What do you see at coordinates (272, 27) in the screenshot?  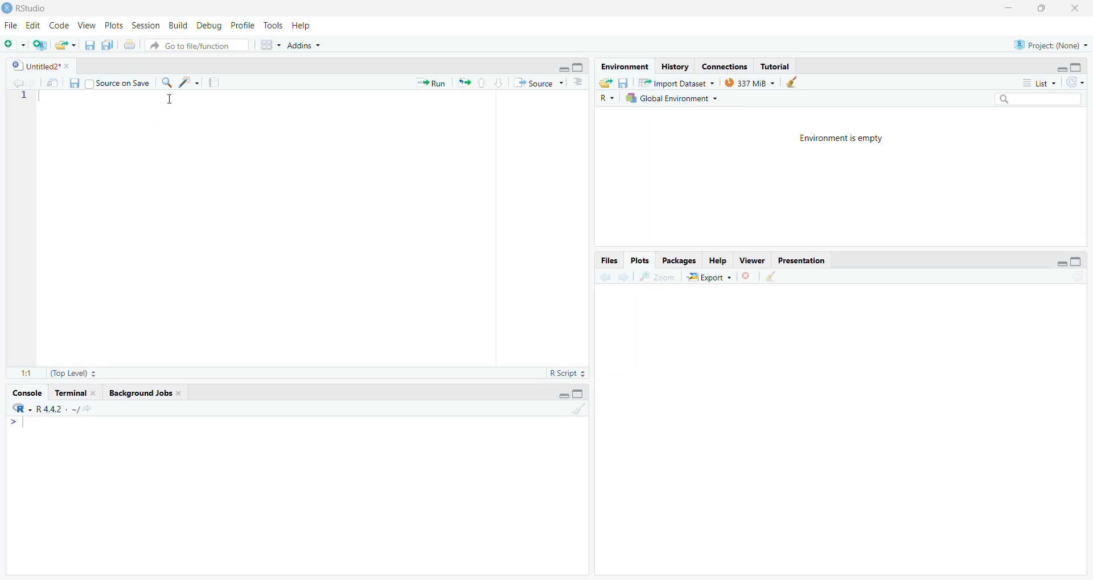 I see `Tools` at bounding box center [272, 27].